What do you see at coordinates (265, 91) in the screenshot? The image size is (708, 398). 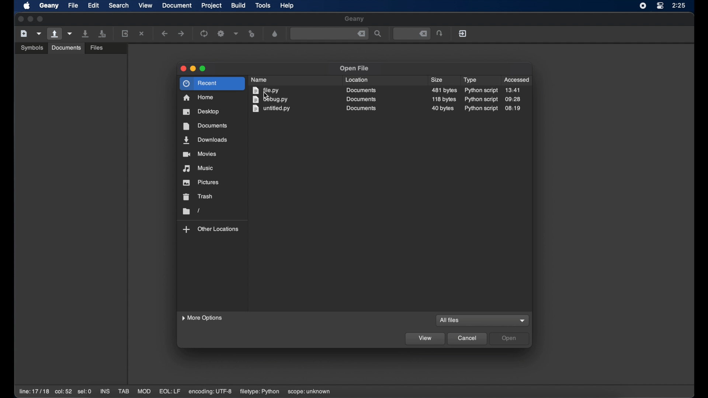 I see `file.py` at bounding box center [265, 91].